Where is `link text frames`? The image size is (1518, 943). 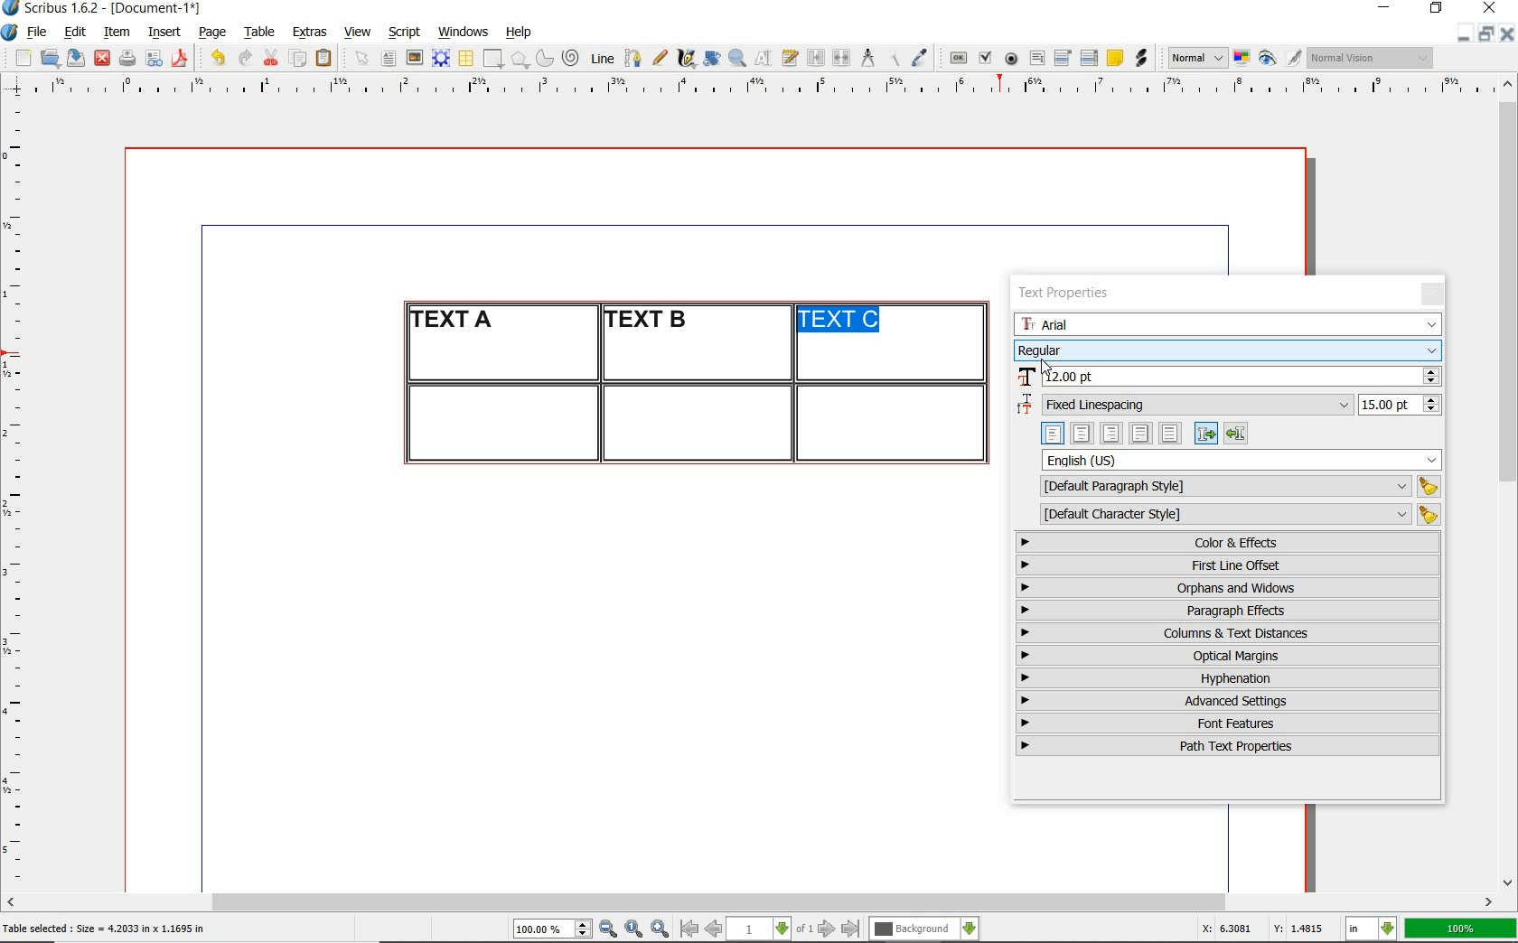 link text frames is located at coordinates (817, 60).